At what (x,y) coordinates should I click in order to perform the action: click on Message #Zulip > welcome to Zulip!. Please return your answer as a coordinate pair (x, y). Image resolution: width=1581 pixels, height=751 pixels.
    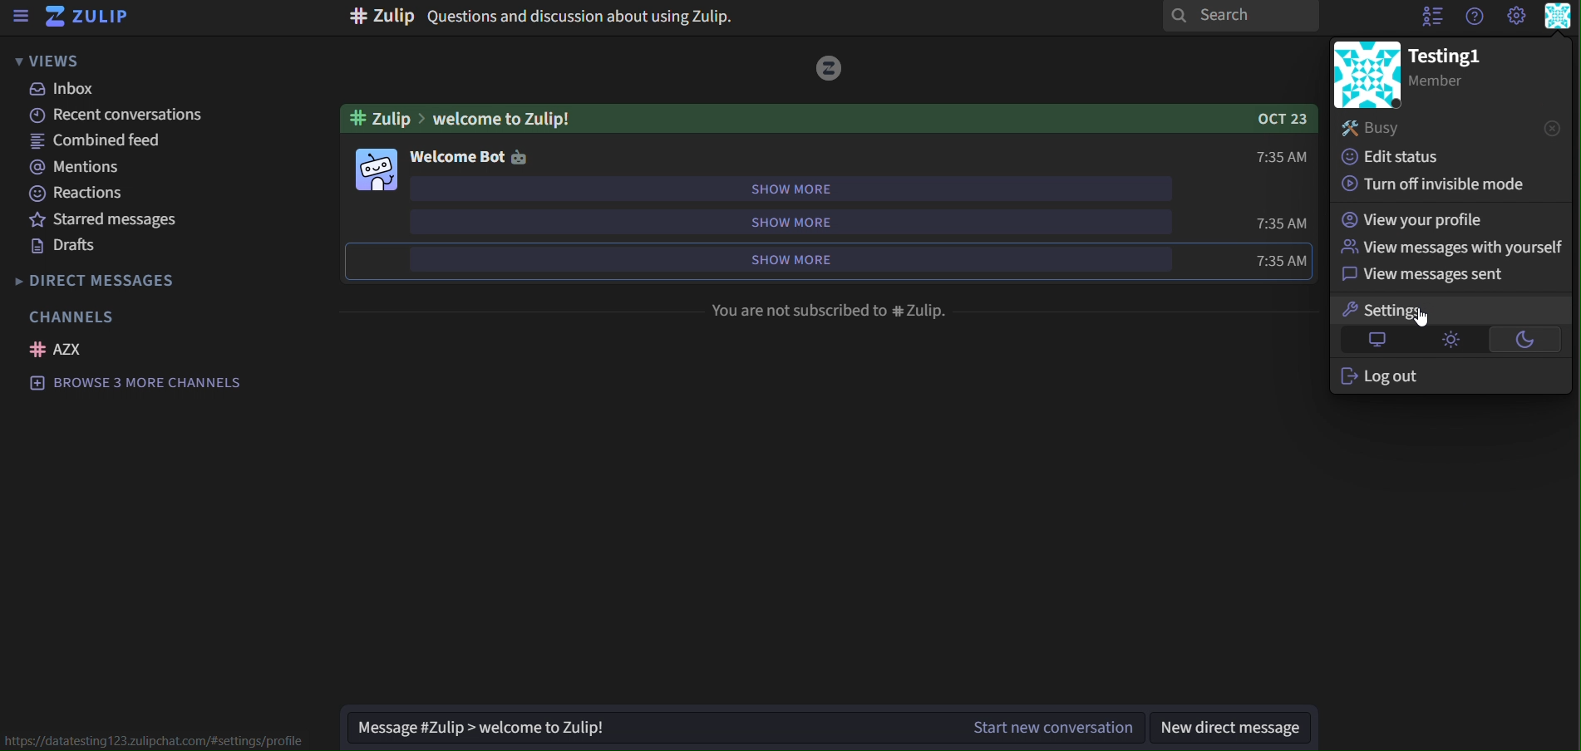
    Looking at the image, I should click on (641, 728).